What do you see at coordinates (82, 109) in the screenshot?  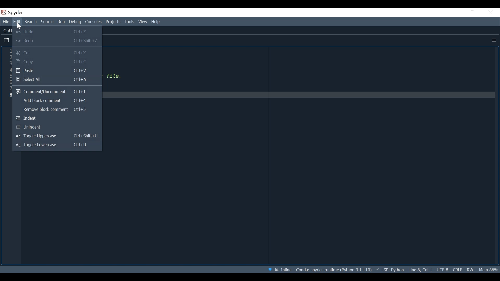 I see `Ctrl+5` at bounding box center [82, 109].